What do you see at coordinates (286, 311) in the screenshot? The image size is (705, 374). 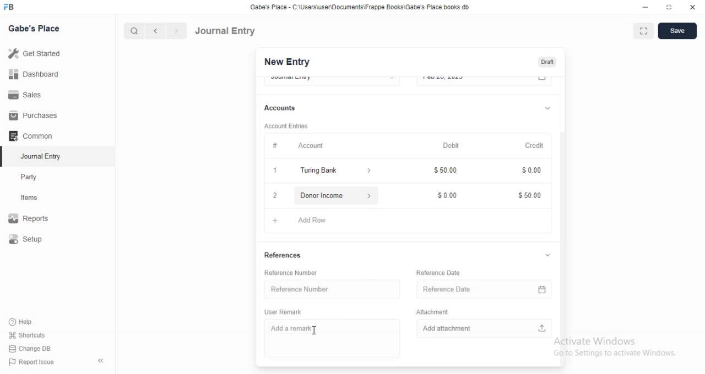 I see `User Remark` at bounding box center [286, 311].